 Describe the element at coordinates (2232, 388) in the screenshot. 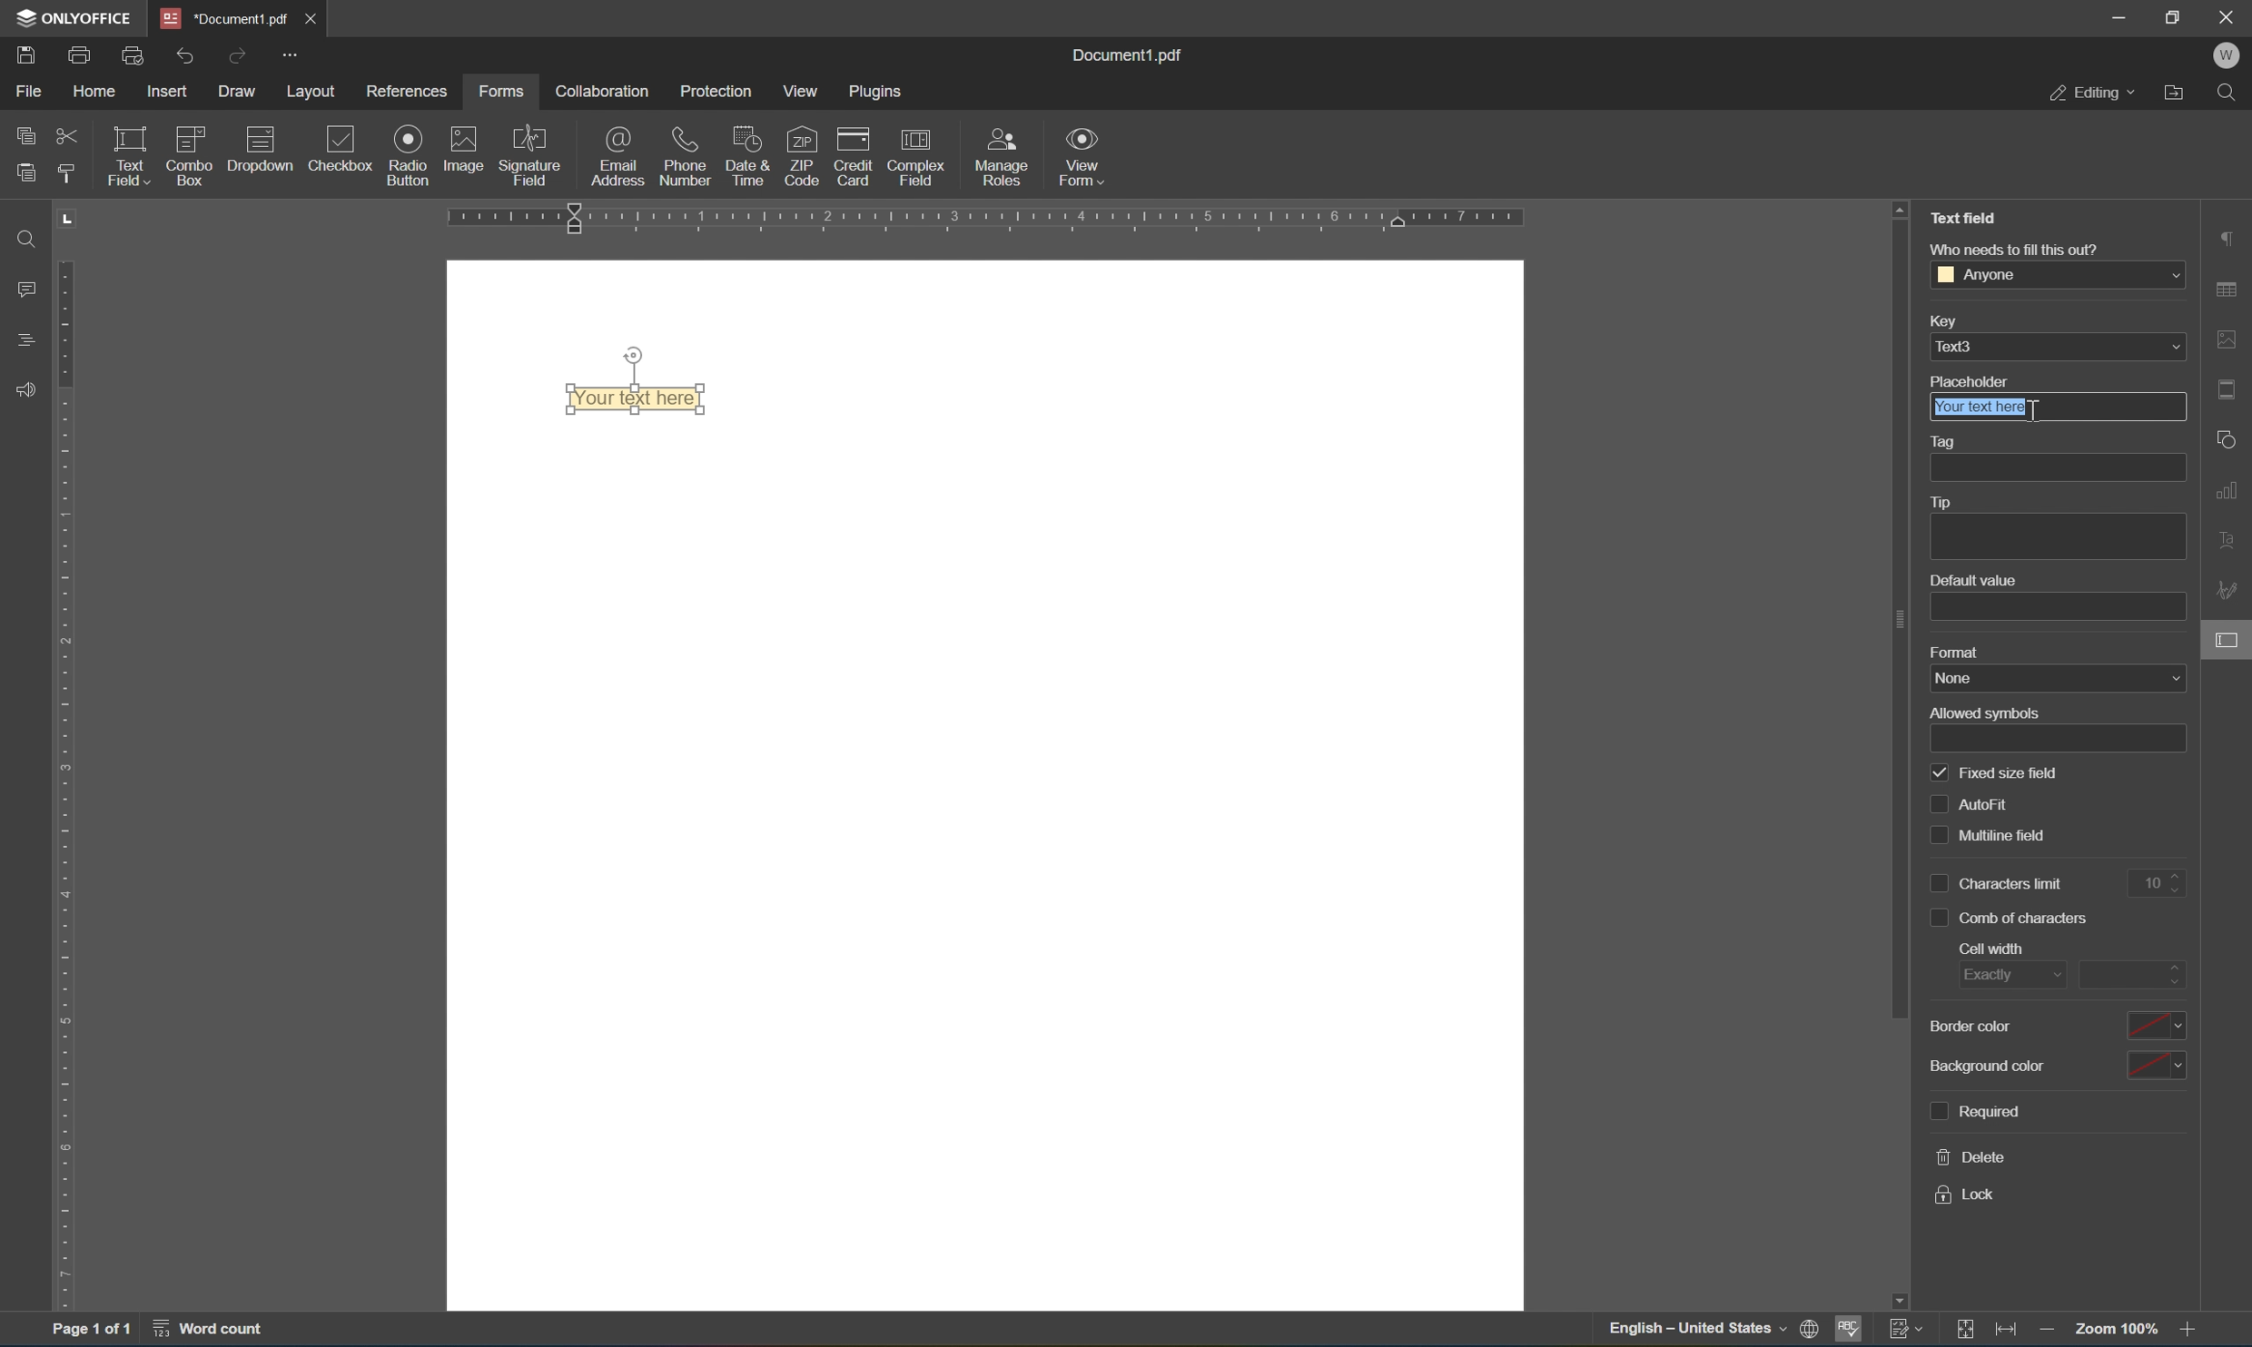

I see `header and footer settings` at that location.